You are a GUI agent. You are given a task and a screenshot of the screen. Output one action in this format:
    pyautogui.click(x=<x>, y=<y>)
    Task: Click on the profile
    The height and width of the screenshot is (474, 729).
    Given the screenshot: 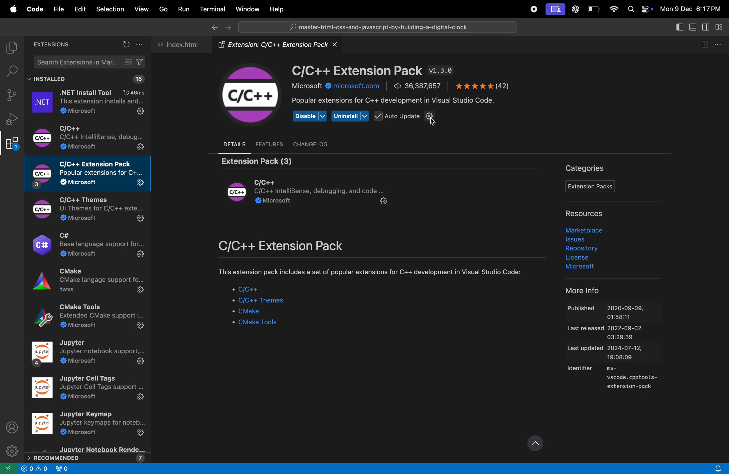 What is the action you would take?
    pyautogui.click(x=12, y=426)
    